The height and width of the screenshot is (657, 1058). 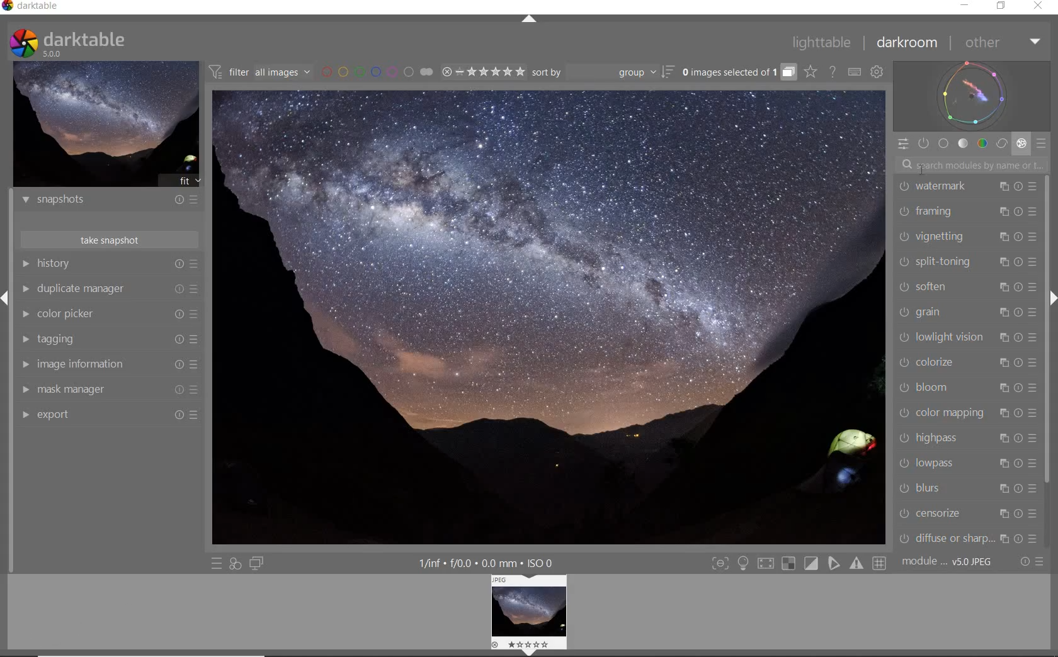 I want to click on RESET OR PRESETS & PREFERENCES, so click(x=1033, y=561).